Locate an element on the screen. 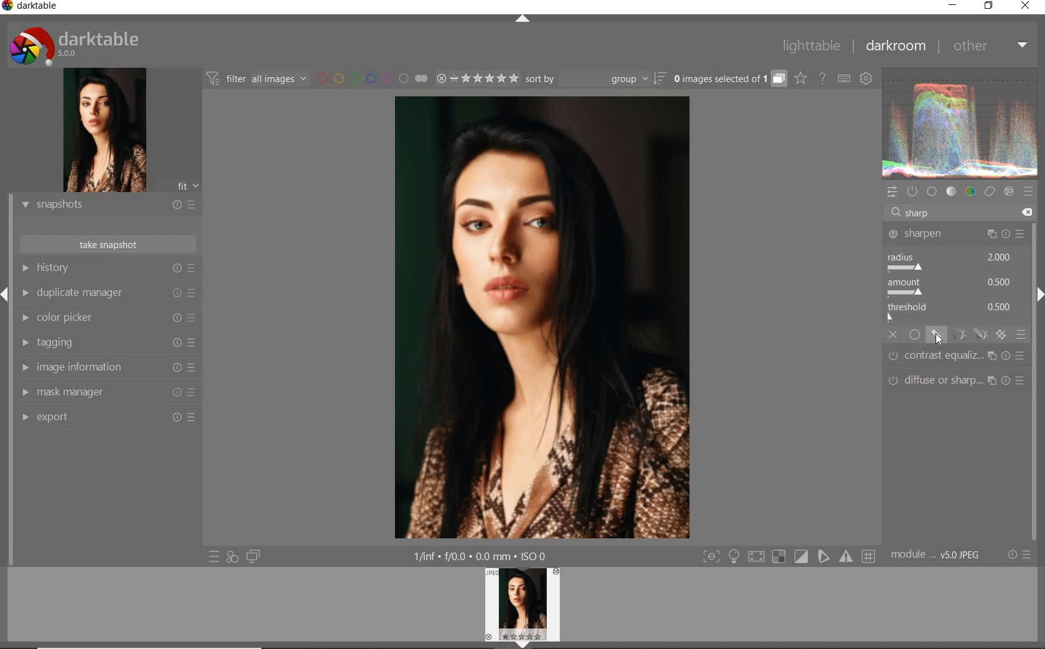 The image size is (1045, 649). presets is located at coordinates (1030, 193).